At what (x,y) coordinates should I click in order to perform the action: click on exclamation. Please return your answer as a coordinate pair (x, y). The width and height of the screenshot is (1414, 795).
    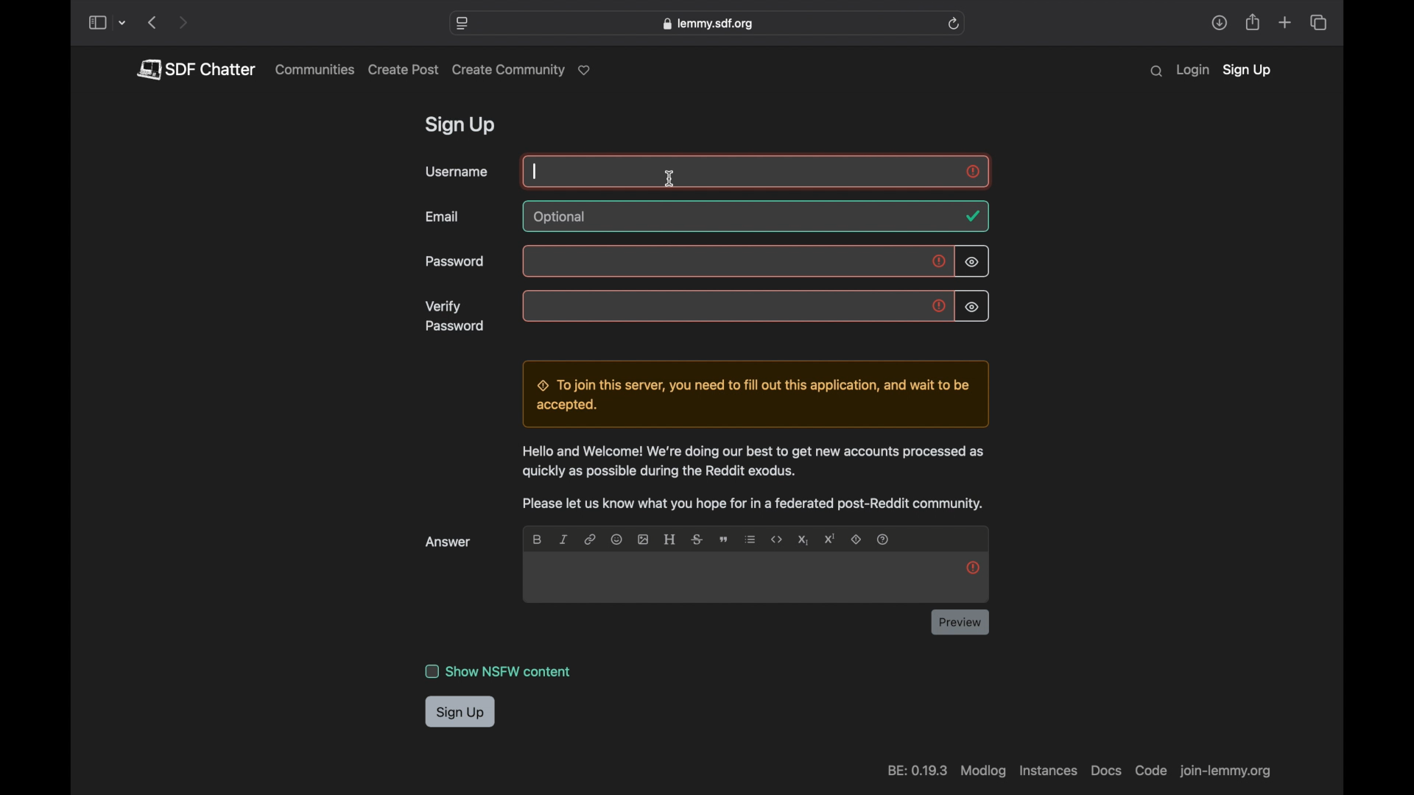
    Looking at the image, I should click on (940, 307).